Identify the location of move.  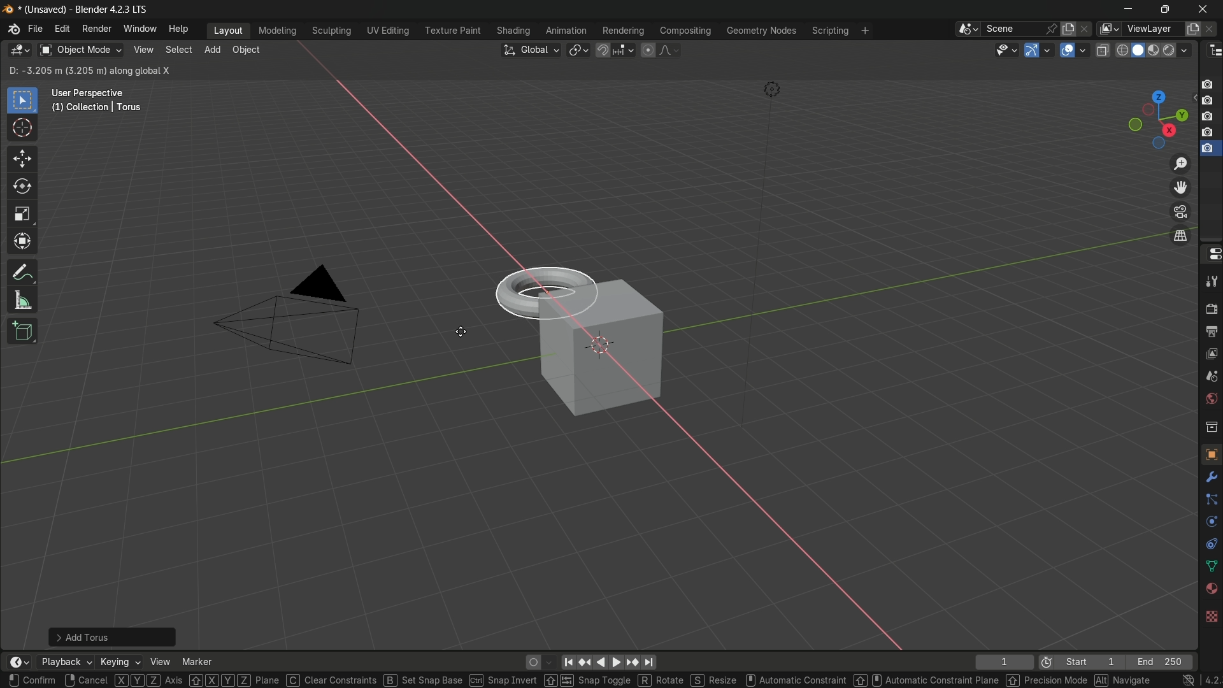
(23, 159).